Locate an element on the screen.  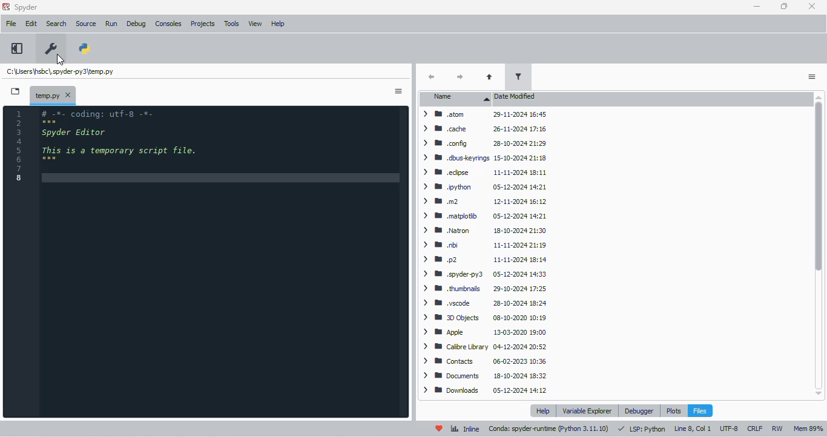
> BB Documents 18-10-2024 18:32 is located at coordinates (483, 374).